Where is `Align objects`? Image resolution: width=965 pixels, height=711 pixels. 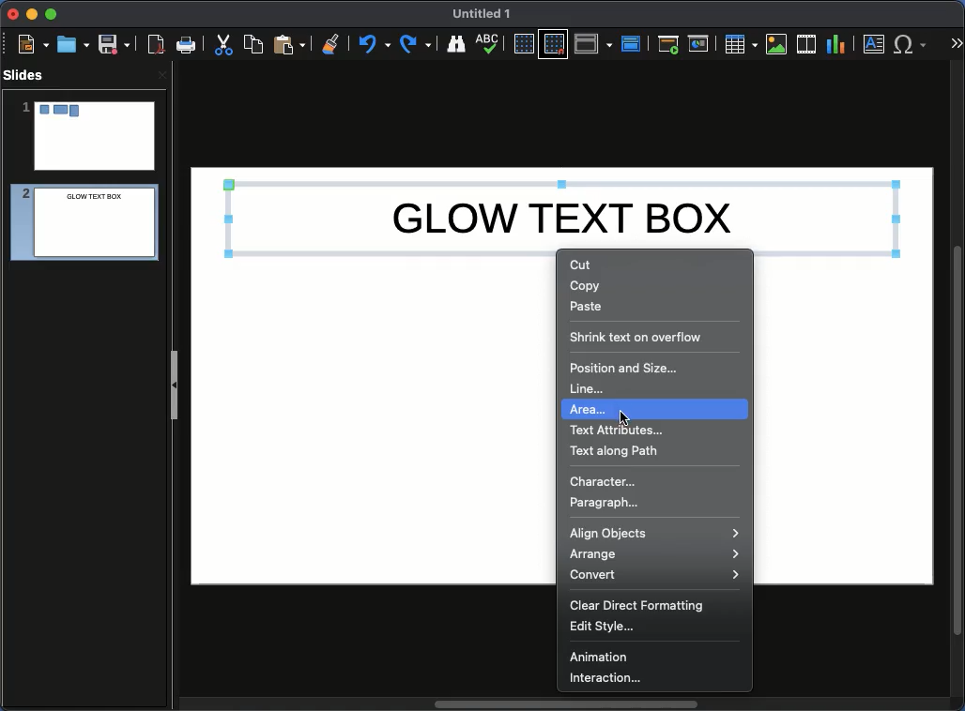 Align objects is located at coordinates (653, 533).